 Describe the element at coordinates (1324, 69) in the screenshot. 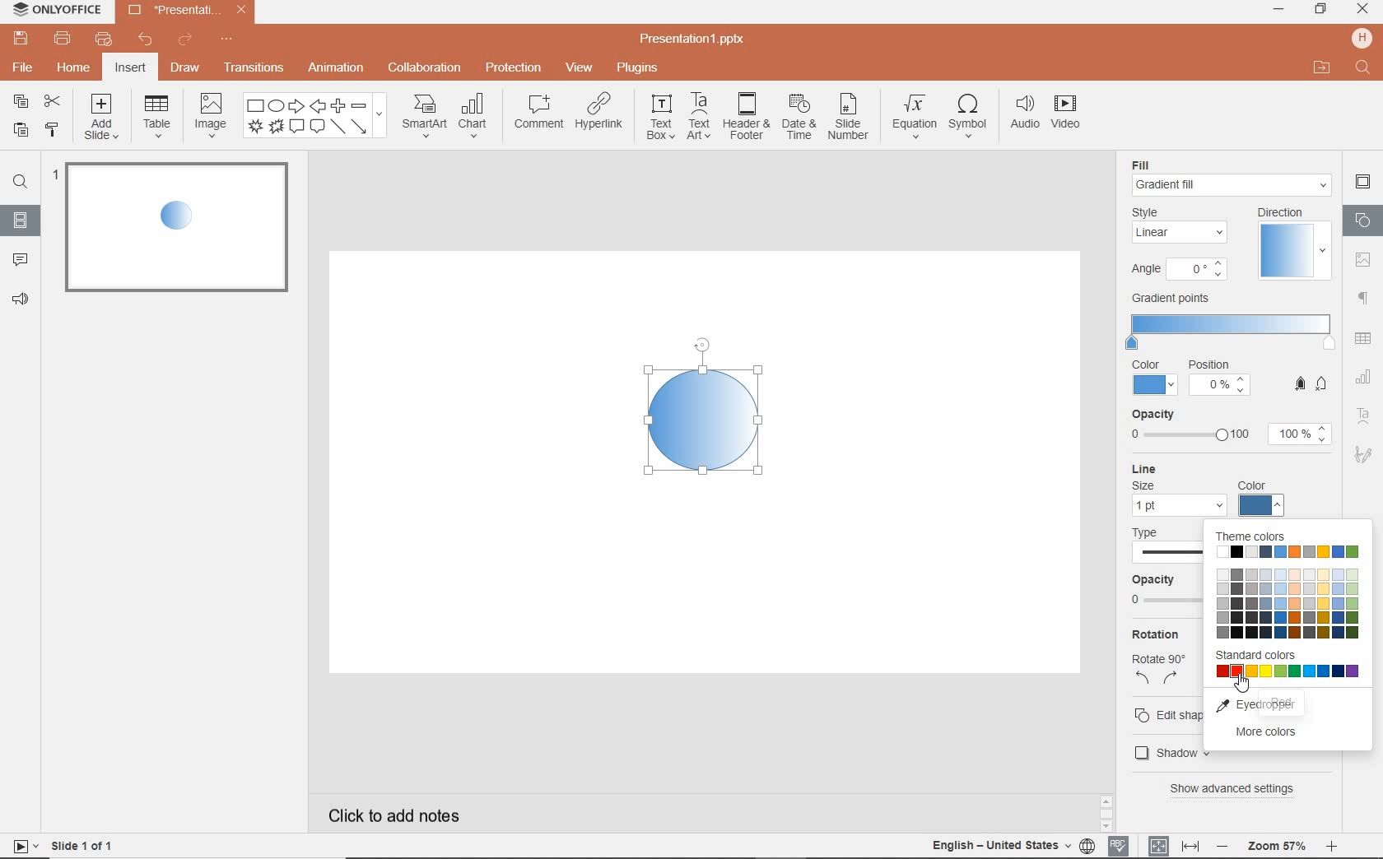

I see `open file location` at that location.